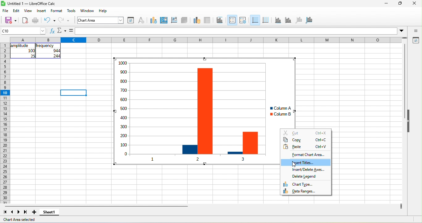  Describe the element at coordinates (294, 164) in the screenshot. I see `cursor` at that location.